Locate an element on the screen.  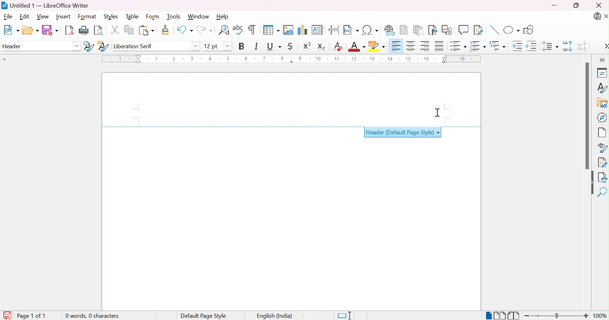
Sidebar settings is located at coordinates (603, 60).